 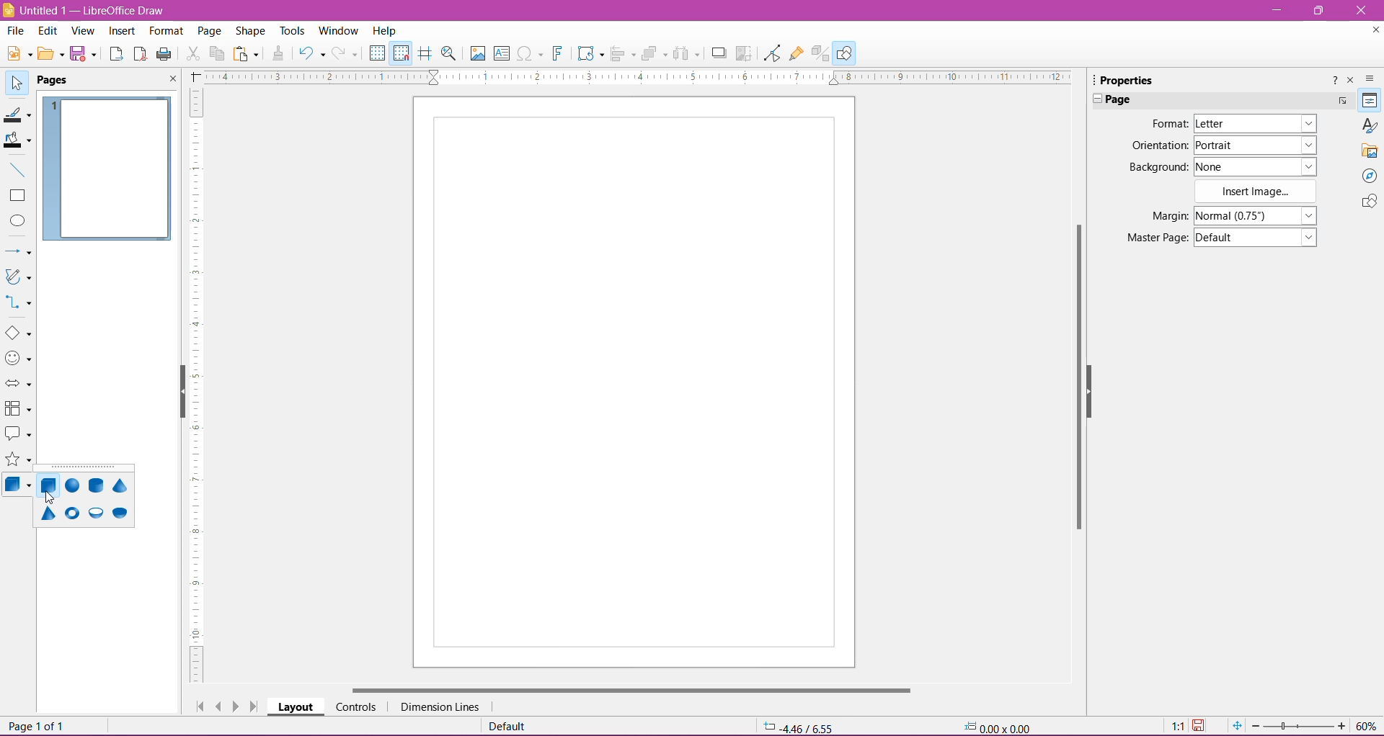 I want to click on Cylinder, so click(x=96, y=486).